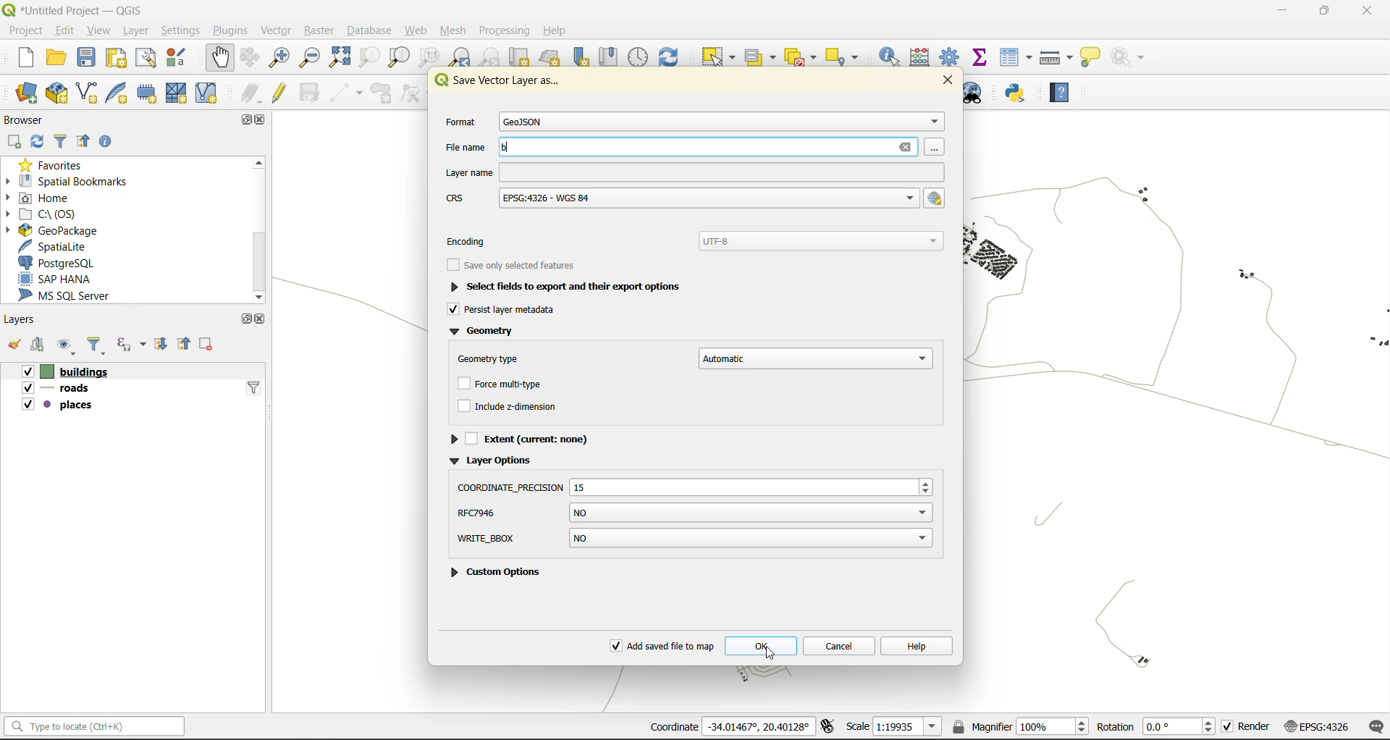 Image resolution: width=1390 pixels, height=740 pixels. What do you see at coordinates (309, 91) in the screenshot?
I see `save edits` at bounding box center [309, 91].